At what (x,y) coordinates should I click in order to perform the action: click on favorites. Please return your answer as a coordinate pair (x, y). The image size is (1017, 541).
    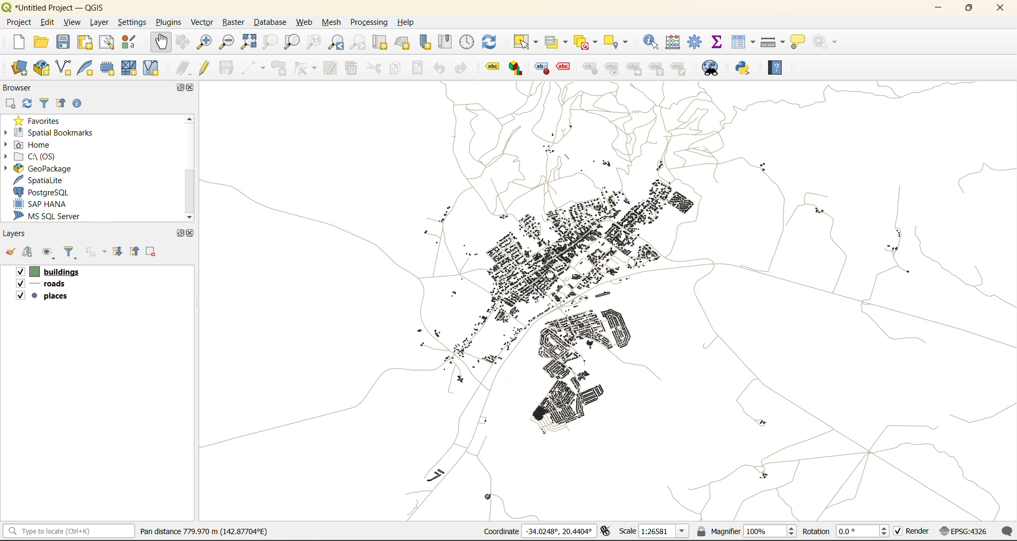
    Looking at the image, I should click on (40, 120).